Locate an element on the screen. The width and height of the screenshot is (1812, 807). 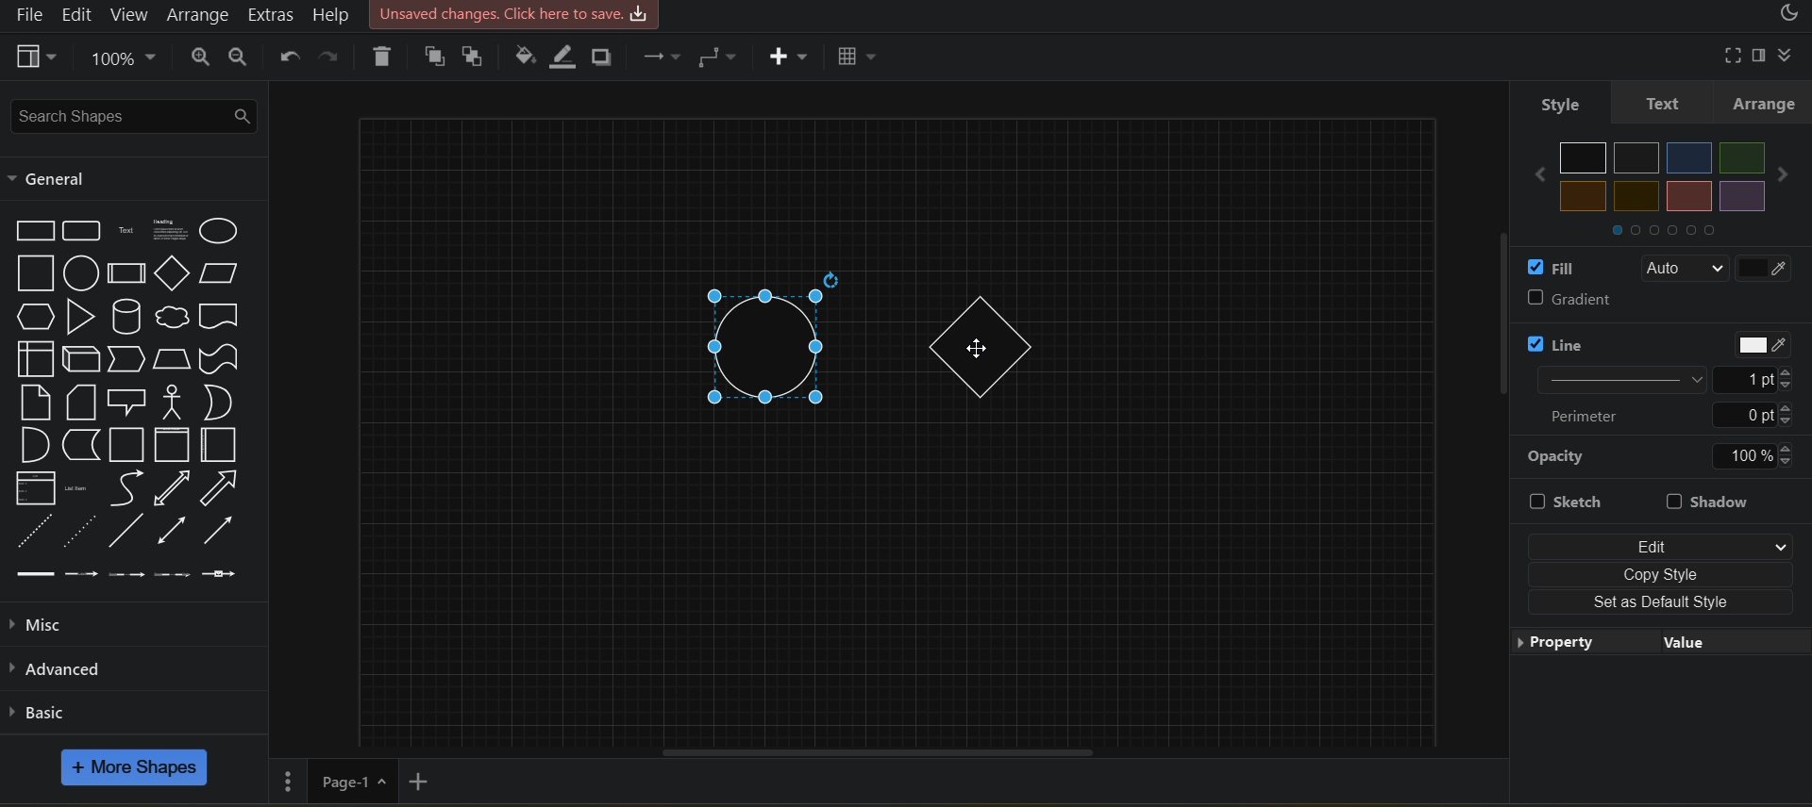
Rounded Rectangle is located at coordinates (83, 231).